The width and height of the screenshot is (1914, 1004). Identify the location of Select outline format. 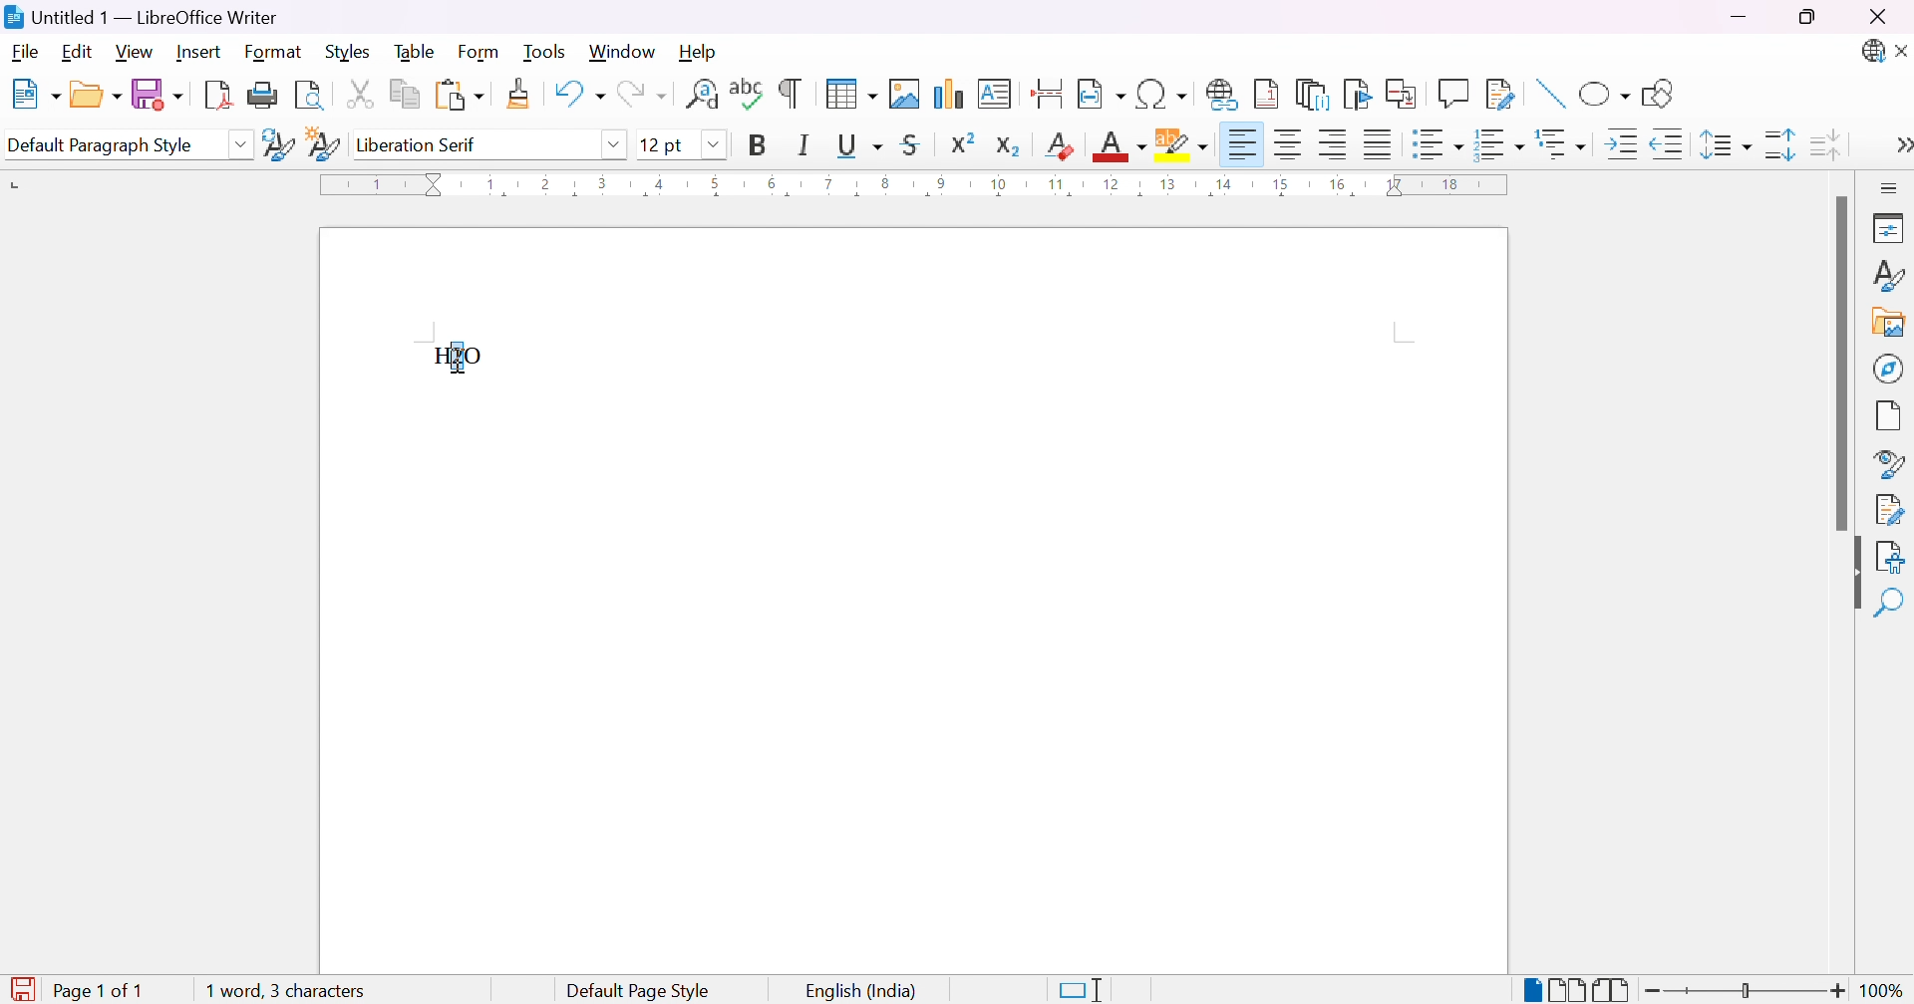
(1564, 144).